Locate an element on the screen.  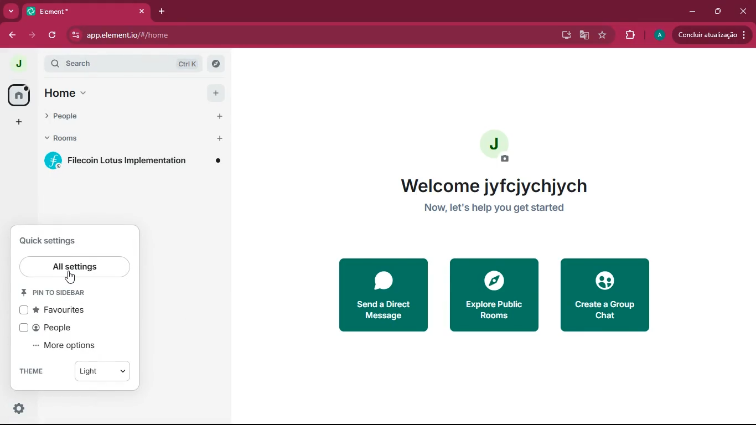
quick settings is located at coordinates (58, 242).